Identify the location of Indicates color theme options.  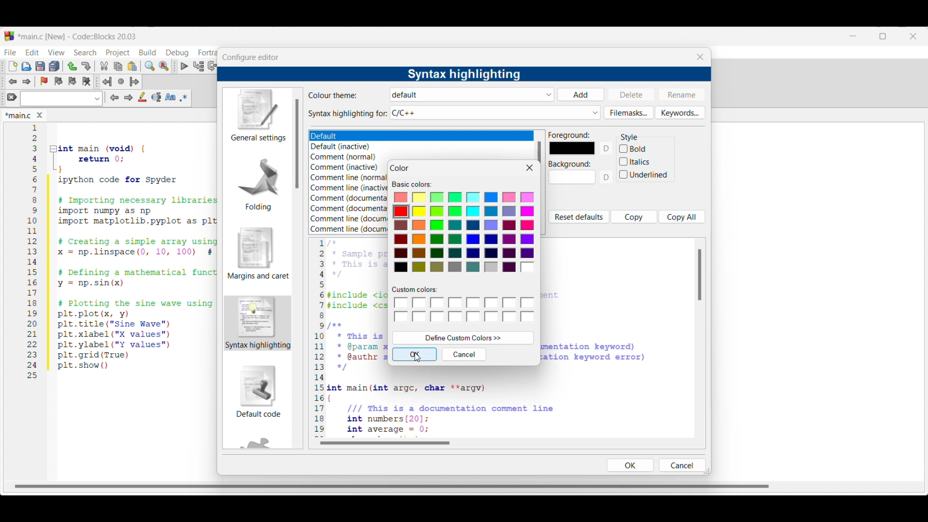
(333, 95).